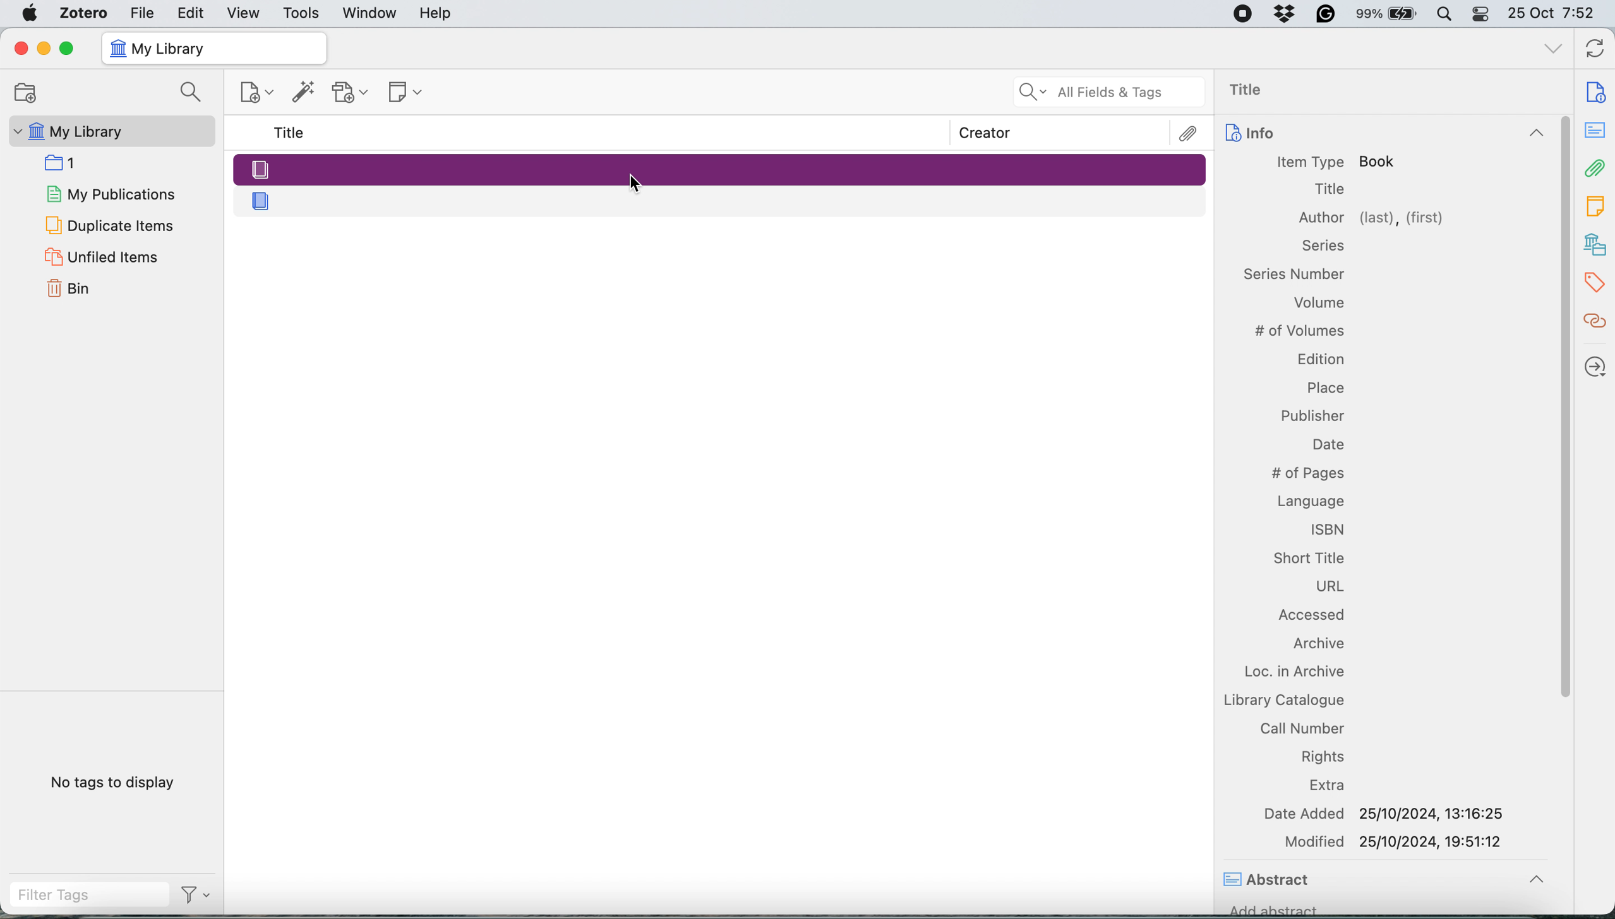  What do you see at coordinates (32, 13) in the screenshot?
I see `Apple Menu` at bounding box center [32, 13].